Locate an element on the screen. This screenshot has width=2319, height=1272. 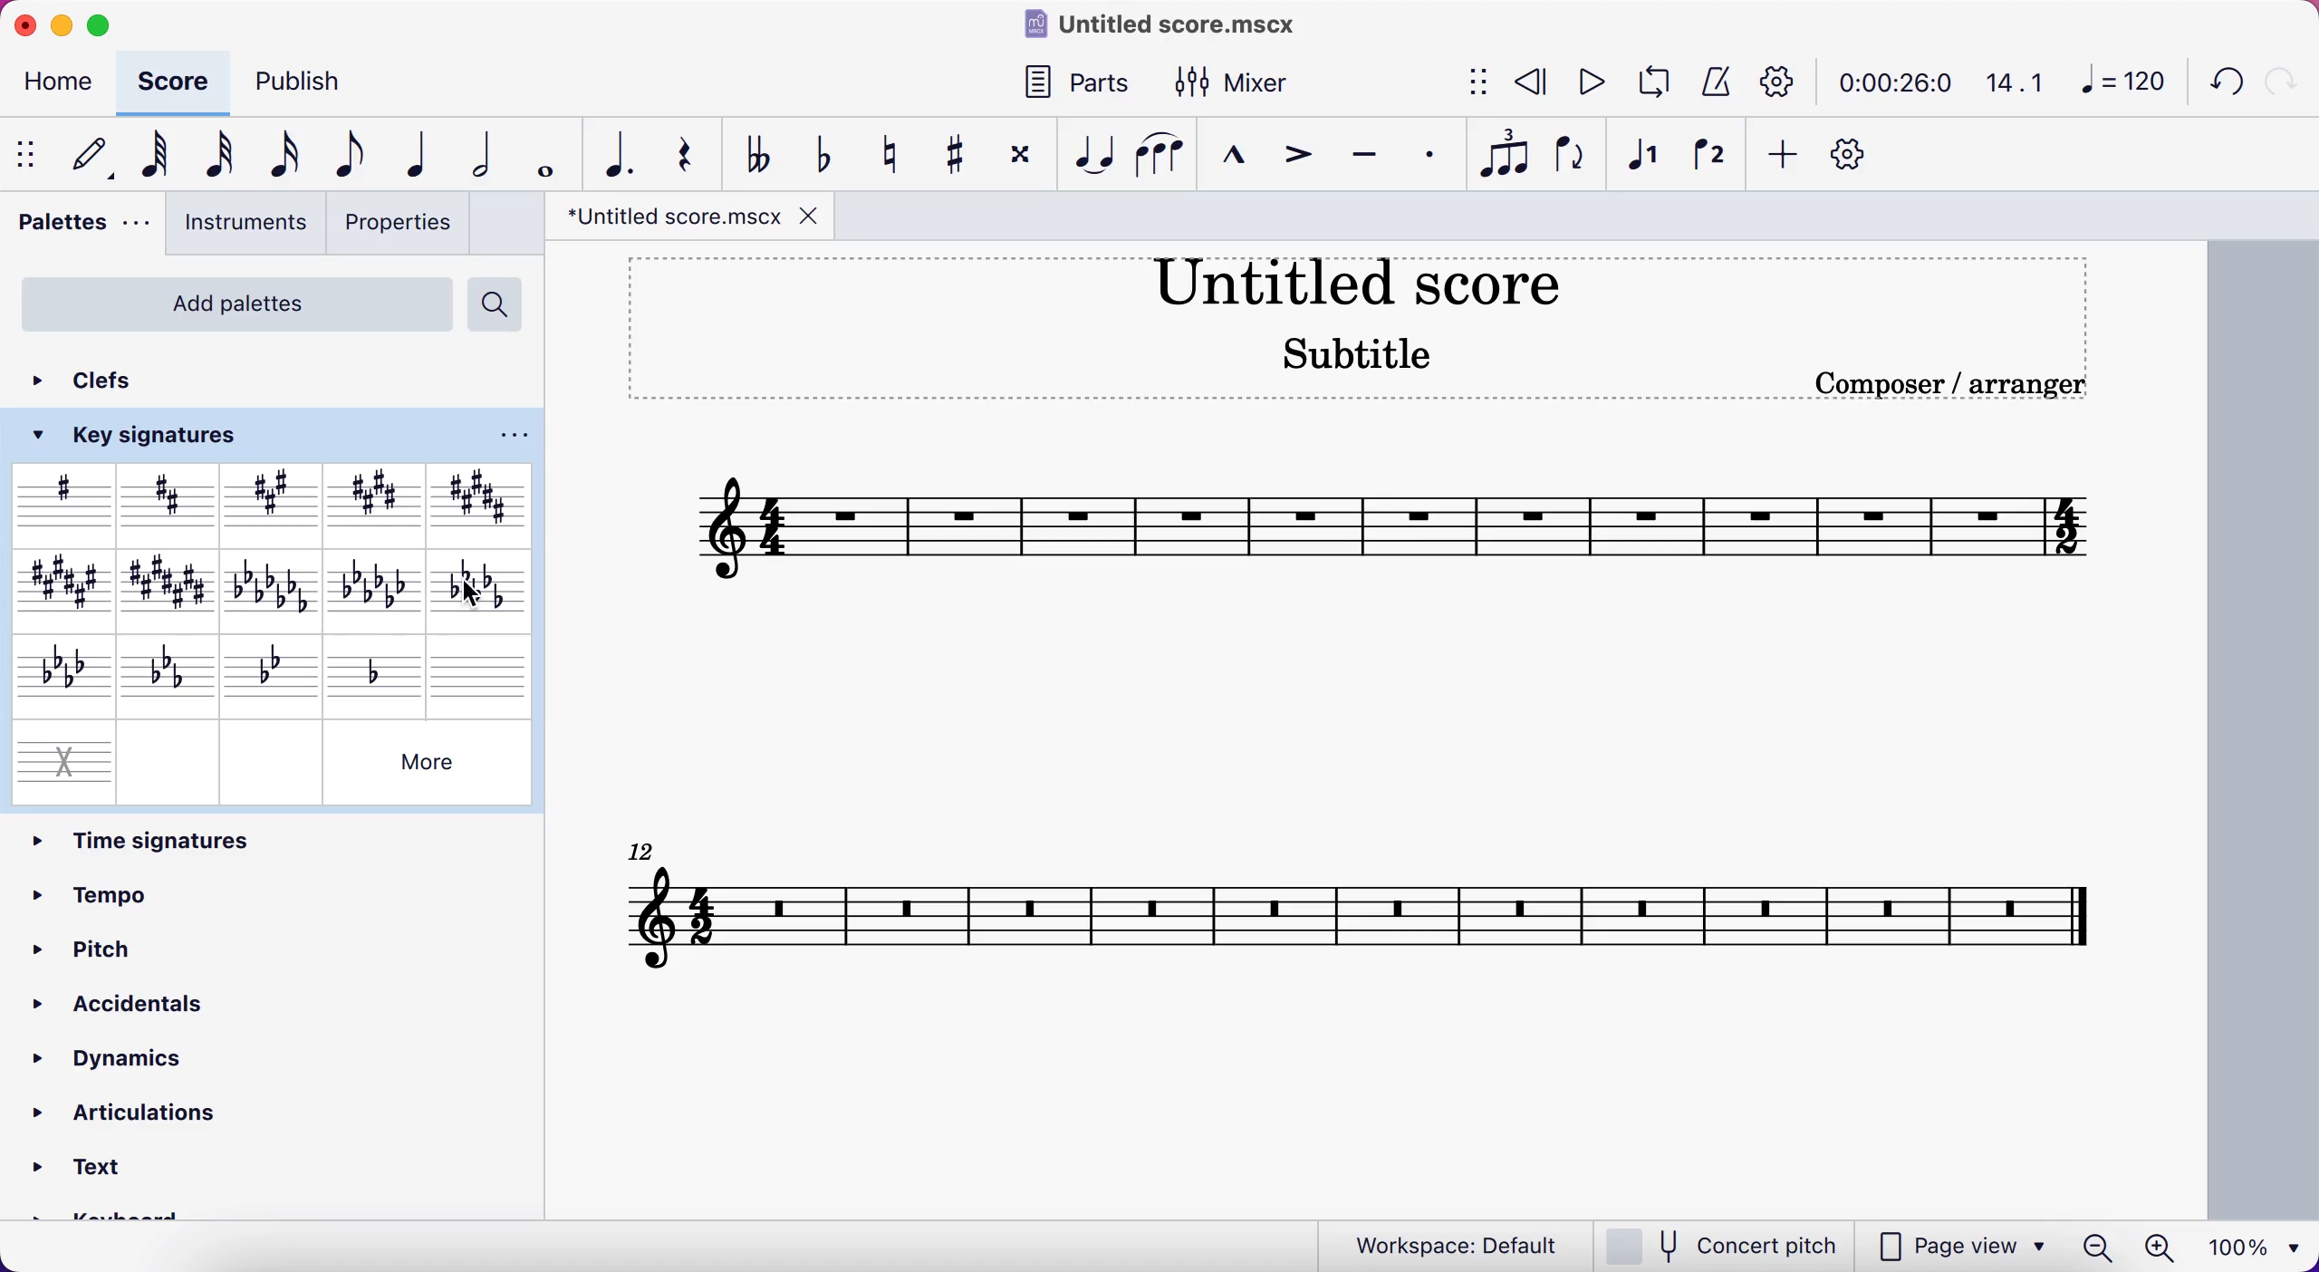
toggle natural is located at coordinates (894, 158).